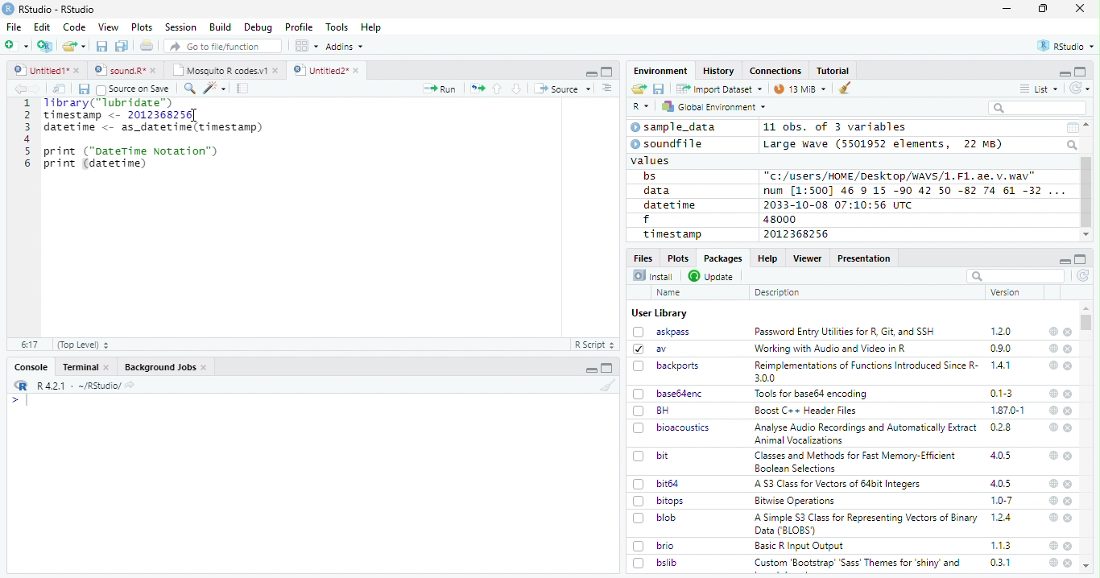 This screenshot has height=578, width=1100. What do you see at coordinates (1001, 545) in the screenshot?
I see `1.1.3` at bounding box center [1001, 545].